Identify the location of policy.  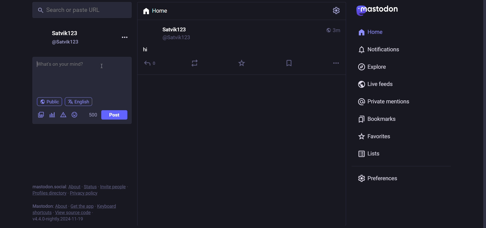
(85, 194).